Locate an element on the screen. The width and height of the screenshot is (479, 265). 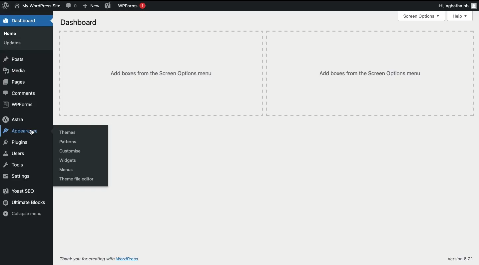
Comments is located at coordinates (72, 6).